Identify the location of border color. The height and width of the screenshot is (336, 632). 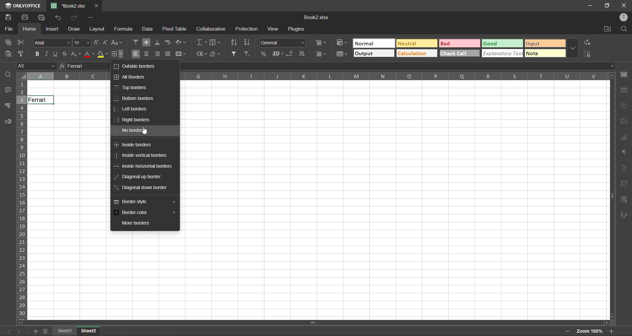
(135, 213).